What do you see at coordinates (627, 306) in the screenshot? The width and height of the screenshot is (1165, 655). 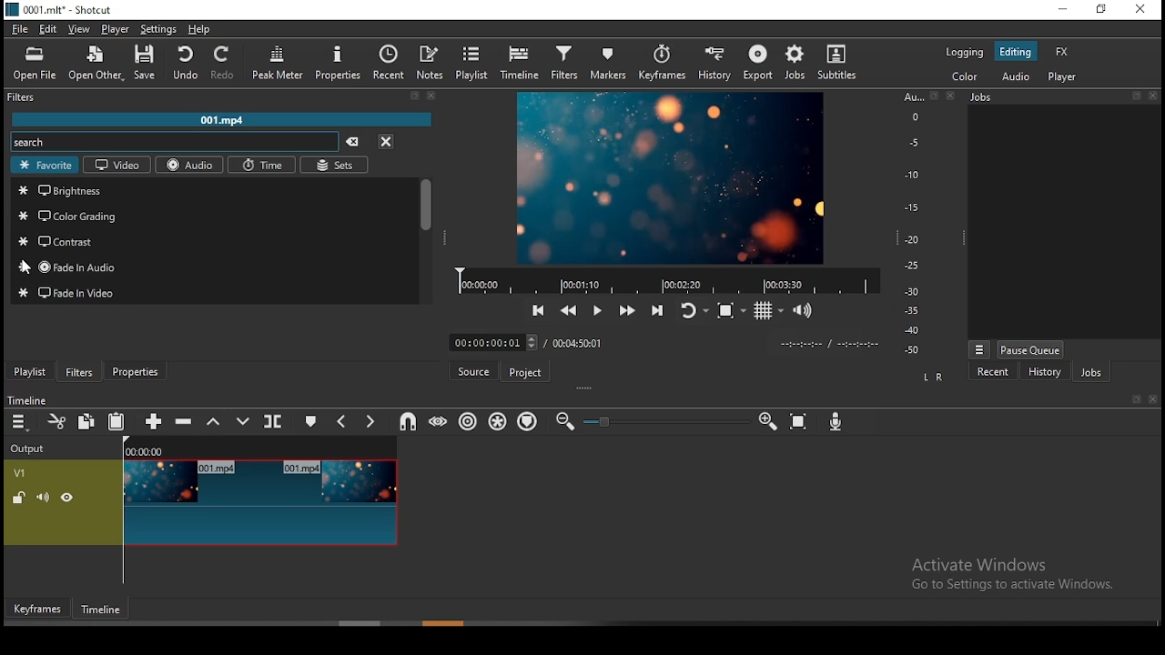 I see `play quickly forward` at bounding box center [627, 306].